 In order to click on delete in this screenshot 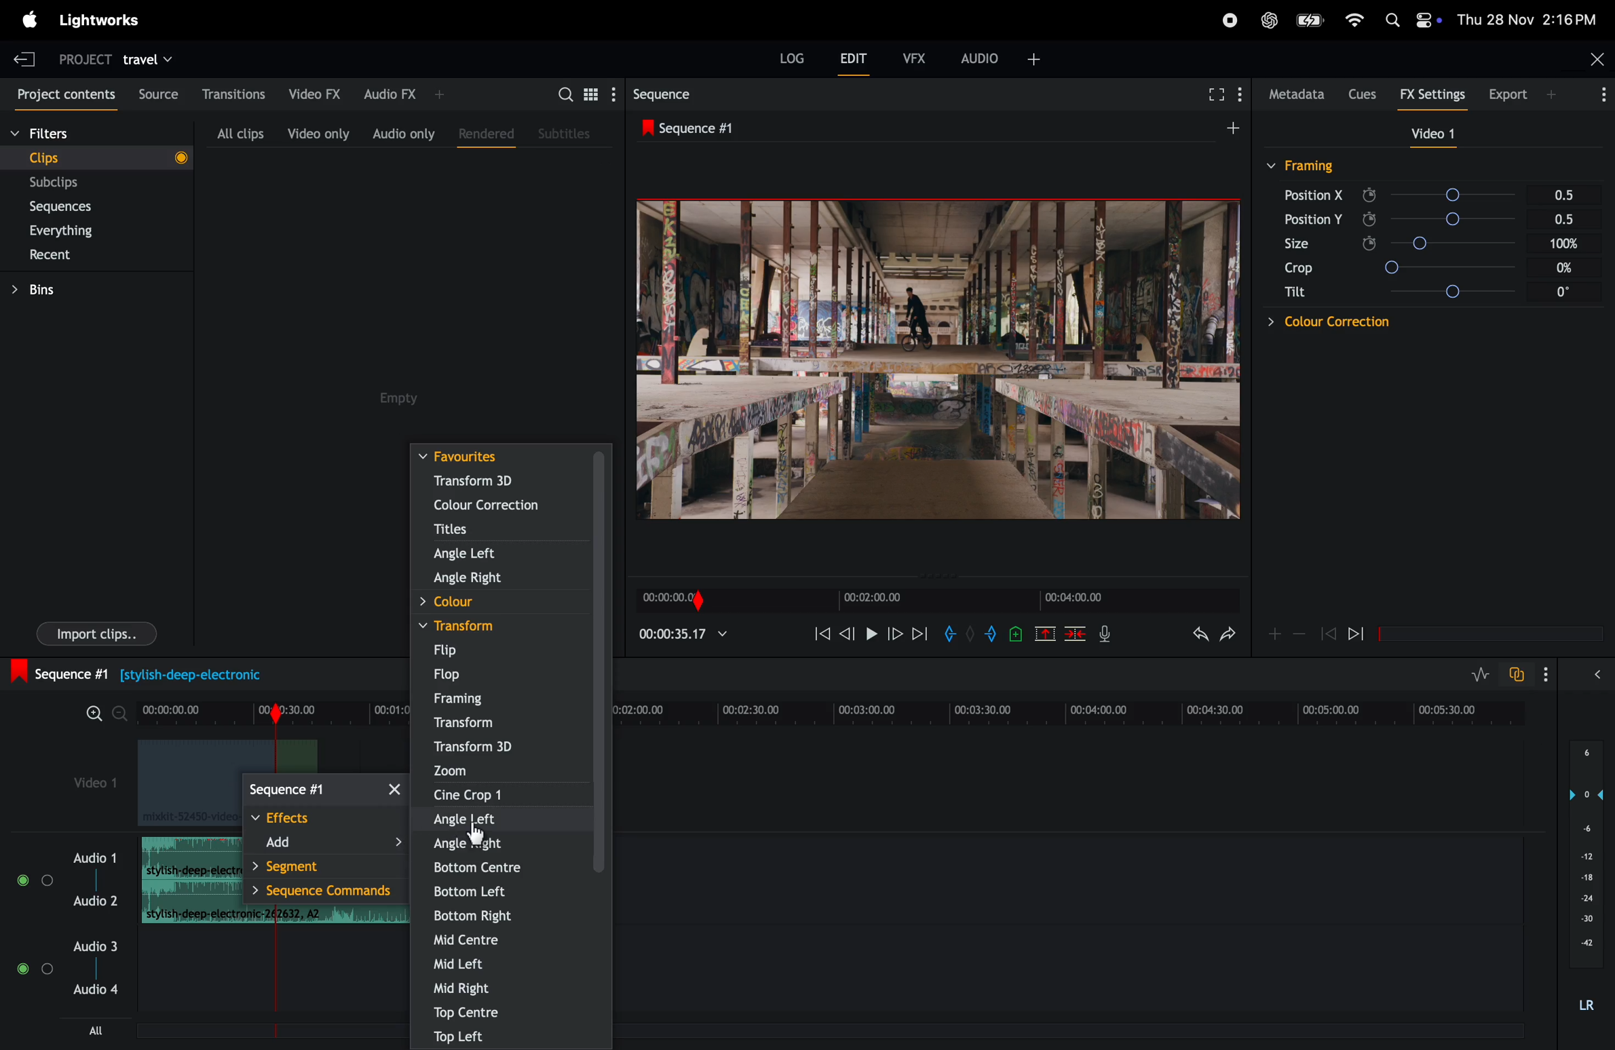, I will do `click(1076, 634)`.